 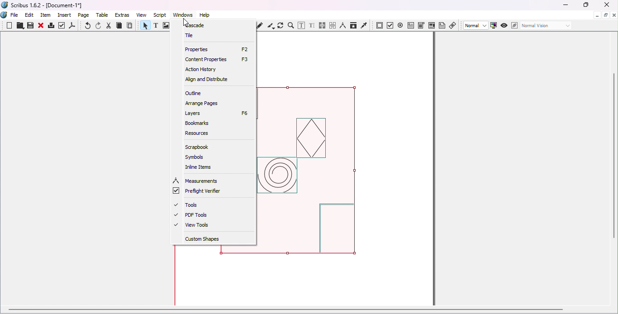 What do you see at coordinates (504, 26) in the screenshot?
I see `Preview mode` at bounding box center [504, 26].